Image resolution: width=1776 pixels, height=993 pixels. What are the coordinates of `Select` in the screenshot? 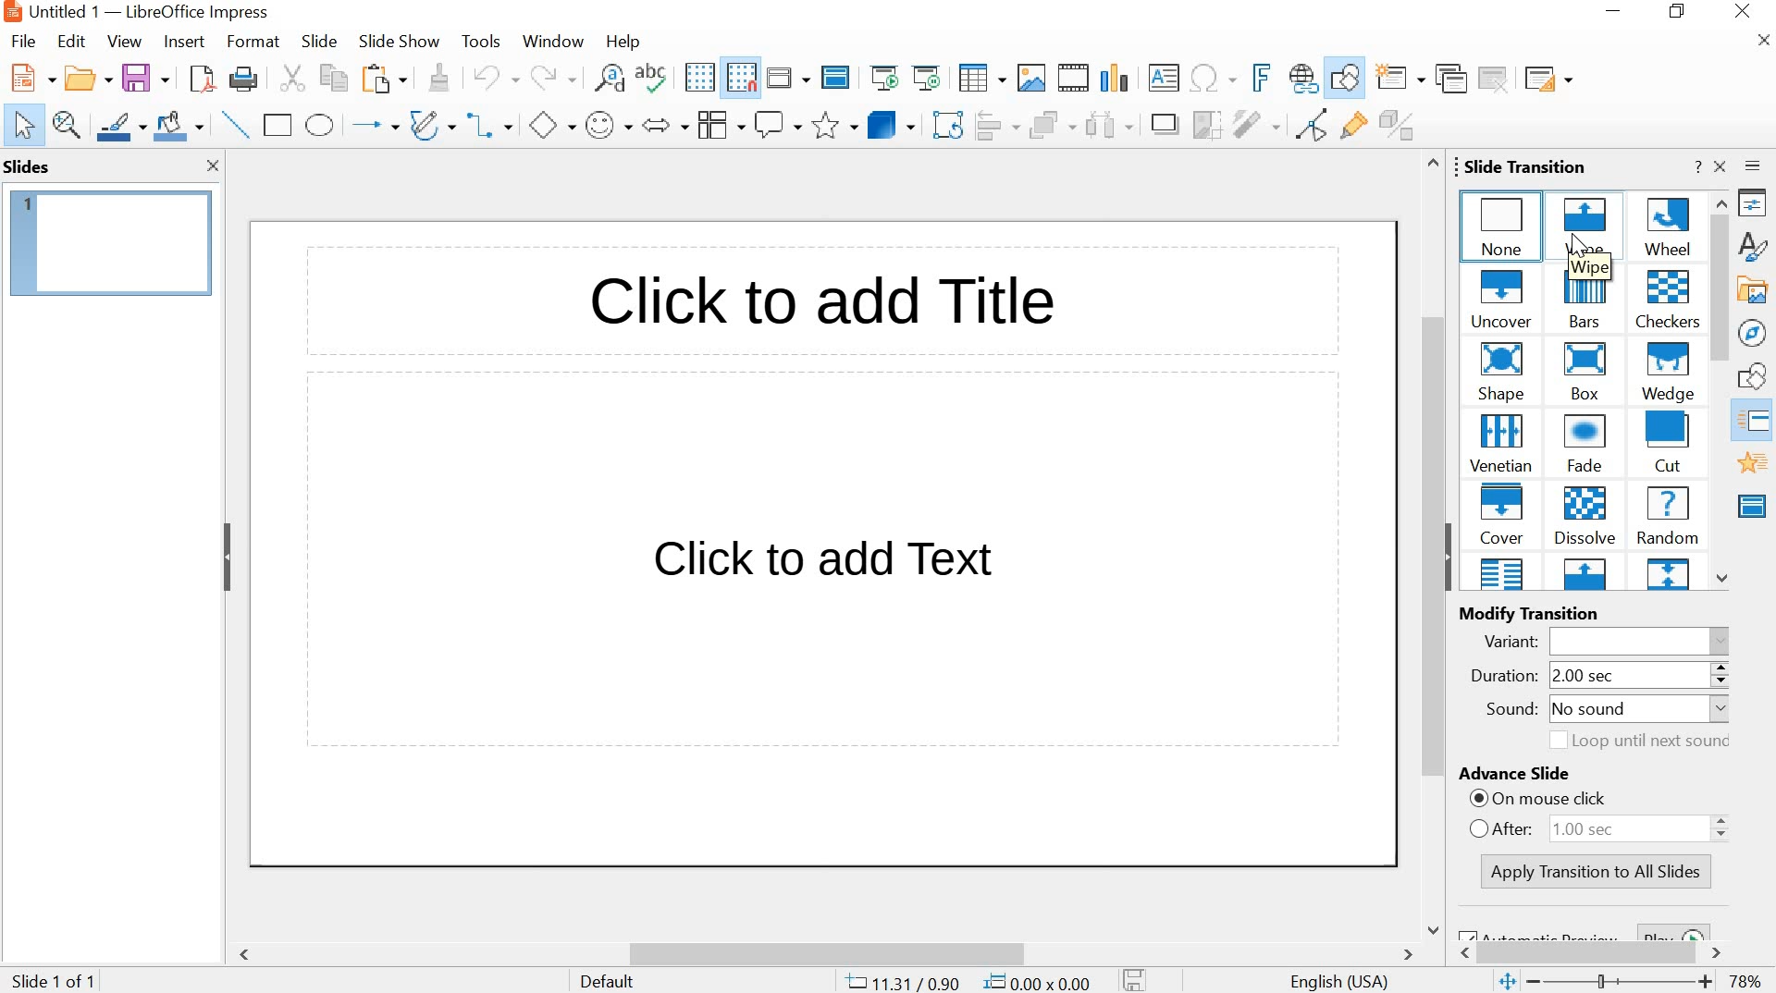 It's located at (18, 126).